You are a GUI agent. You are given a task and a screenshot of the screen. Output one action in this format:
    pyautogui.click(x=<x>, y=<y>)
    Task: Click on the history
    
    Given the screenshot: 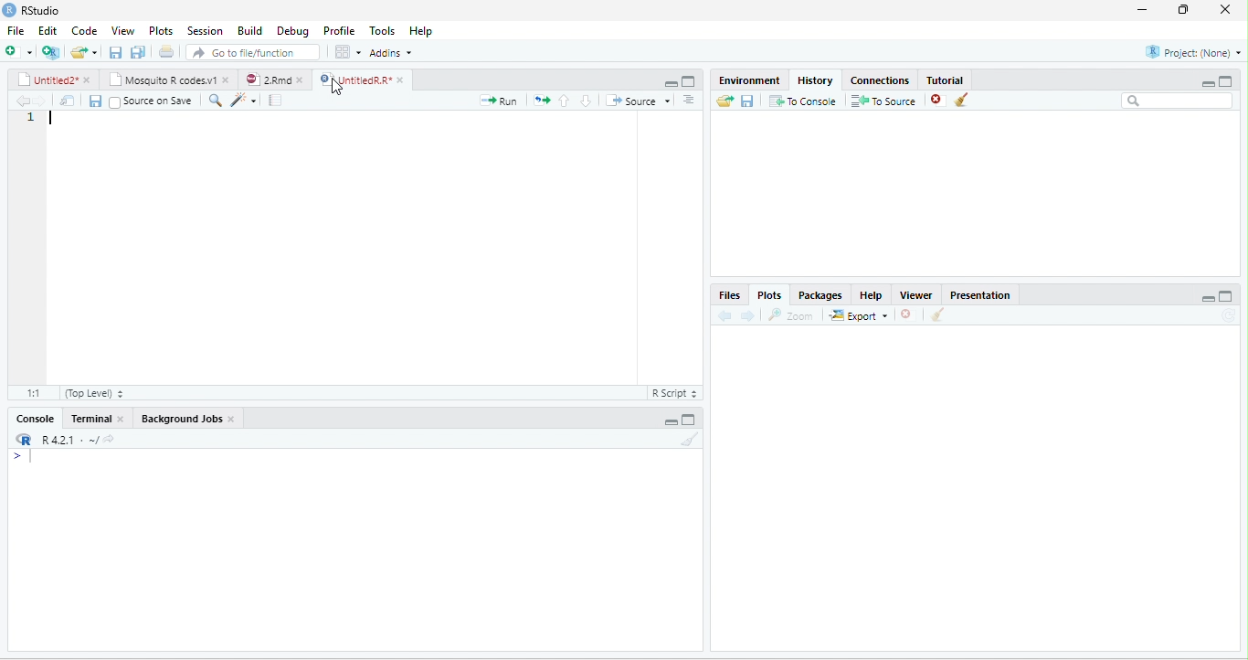 What is the action you would take?
    pyautogui.click(x=813, y=79)
    